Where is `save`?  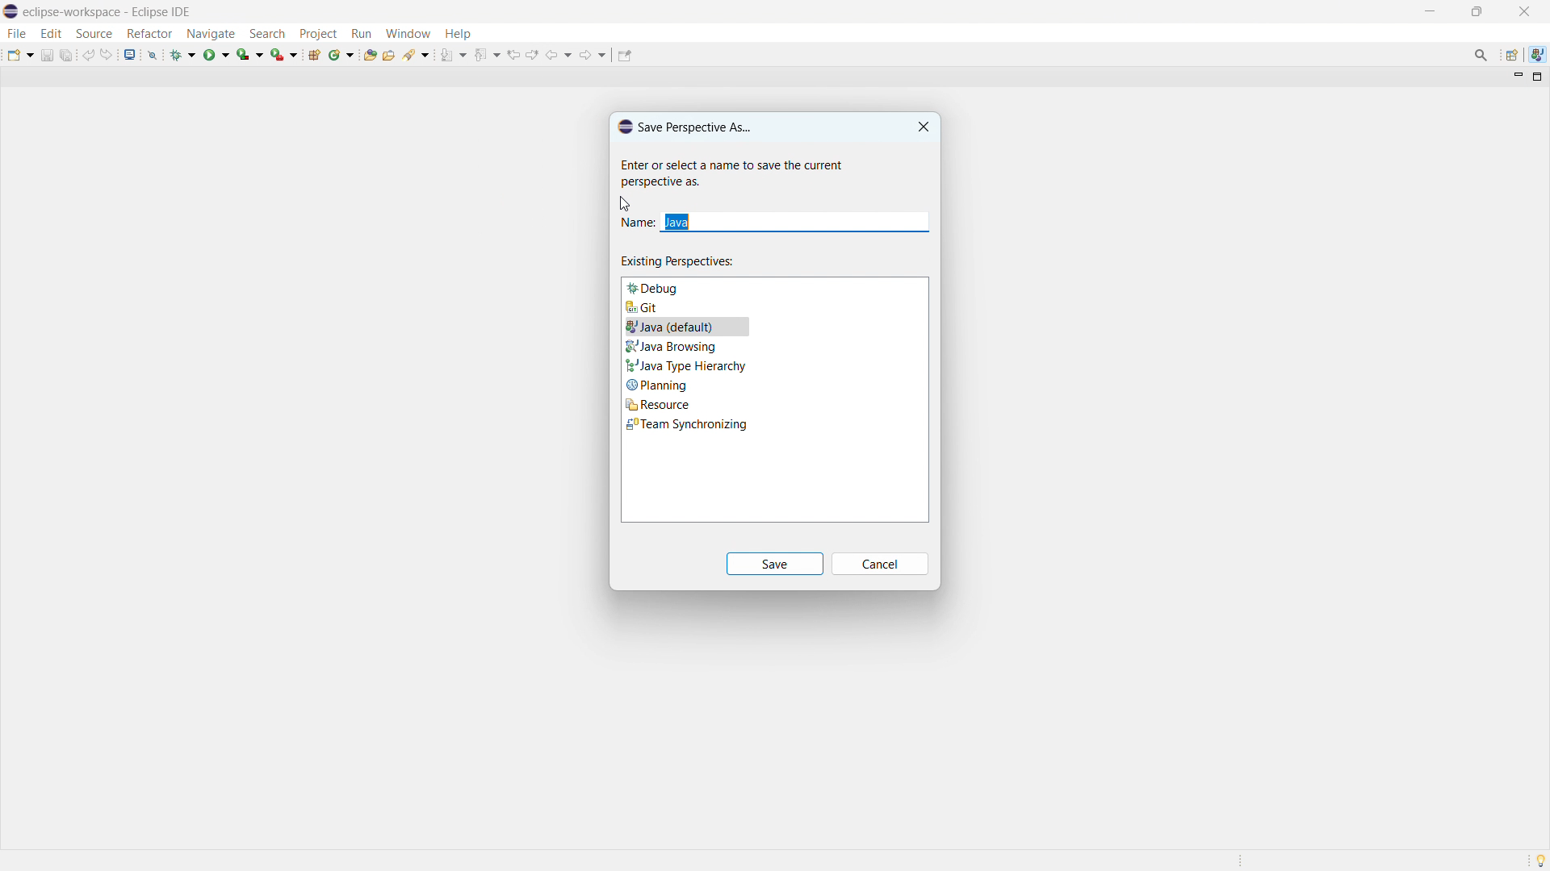 save is located at coordinates (47, 55).